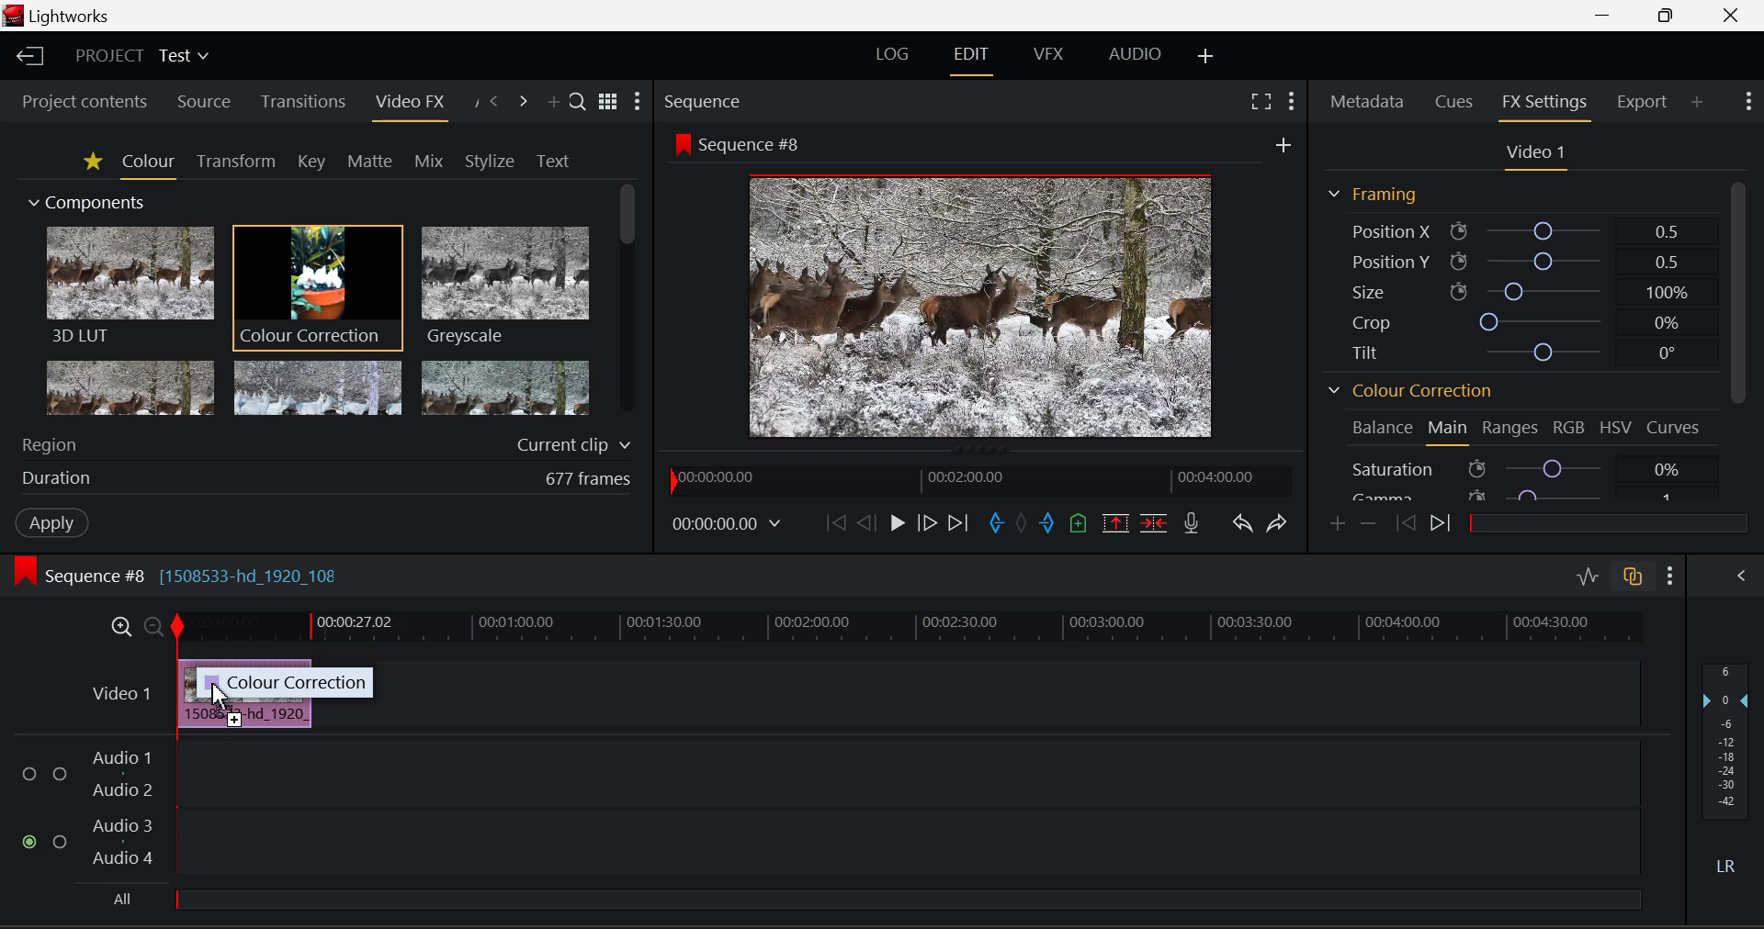 The height and width of the screenshot is (929, 1764). Describe the element at coordinates (1206, 54) in the screenshot. I see `Add Layout` at that location.